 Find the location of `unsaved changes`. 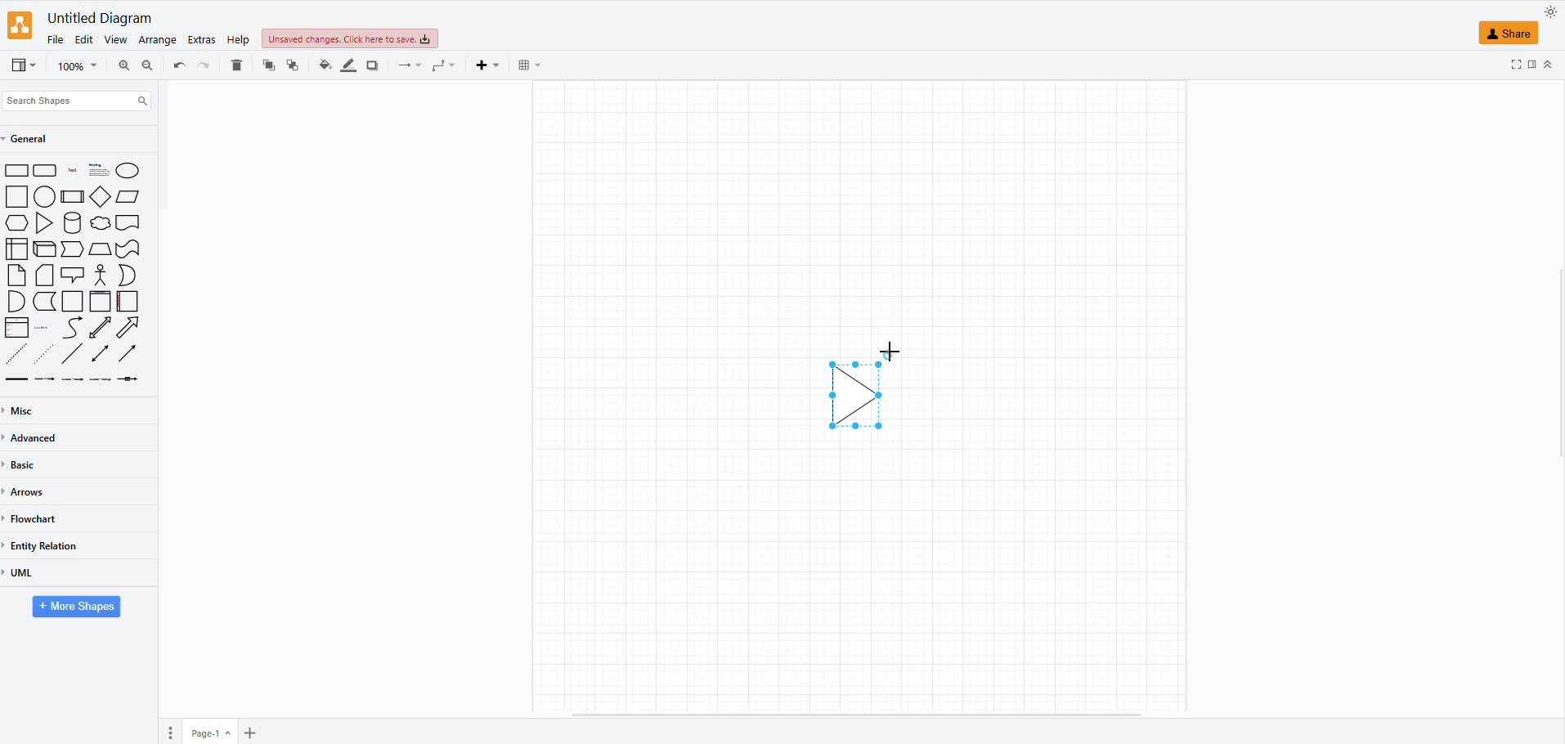

unsaved changes is located at coordinates (347, 40).